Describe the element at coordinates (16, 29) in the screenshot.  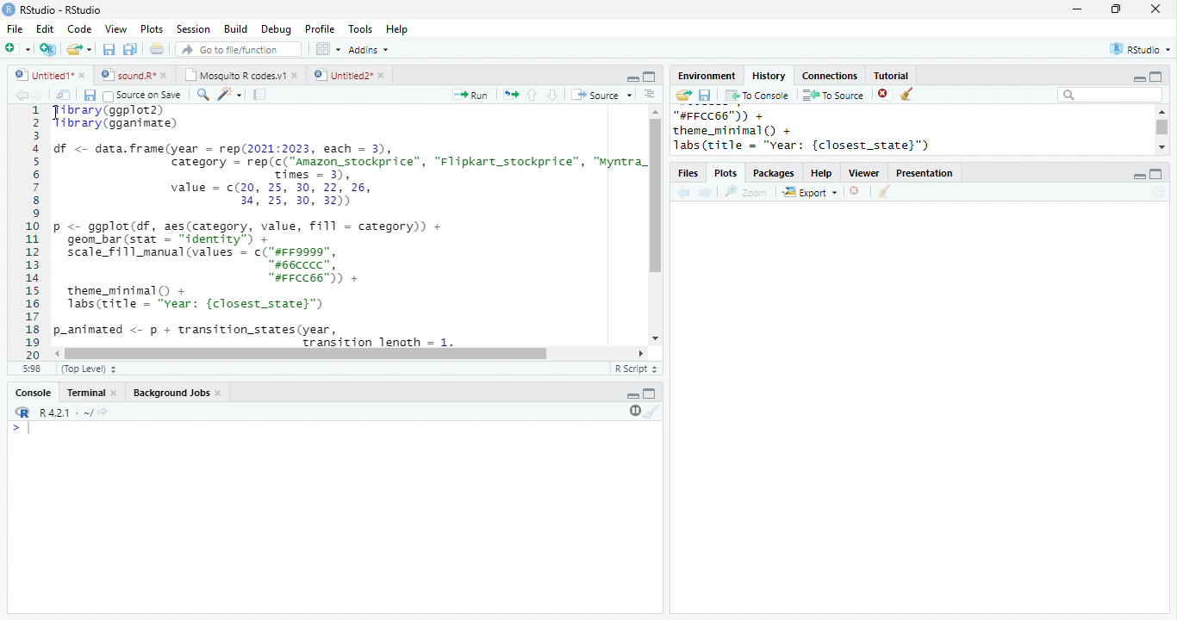
I see `File` at that location.